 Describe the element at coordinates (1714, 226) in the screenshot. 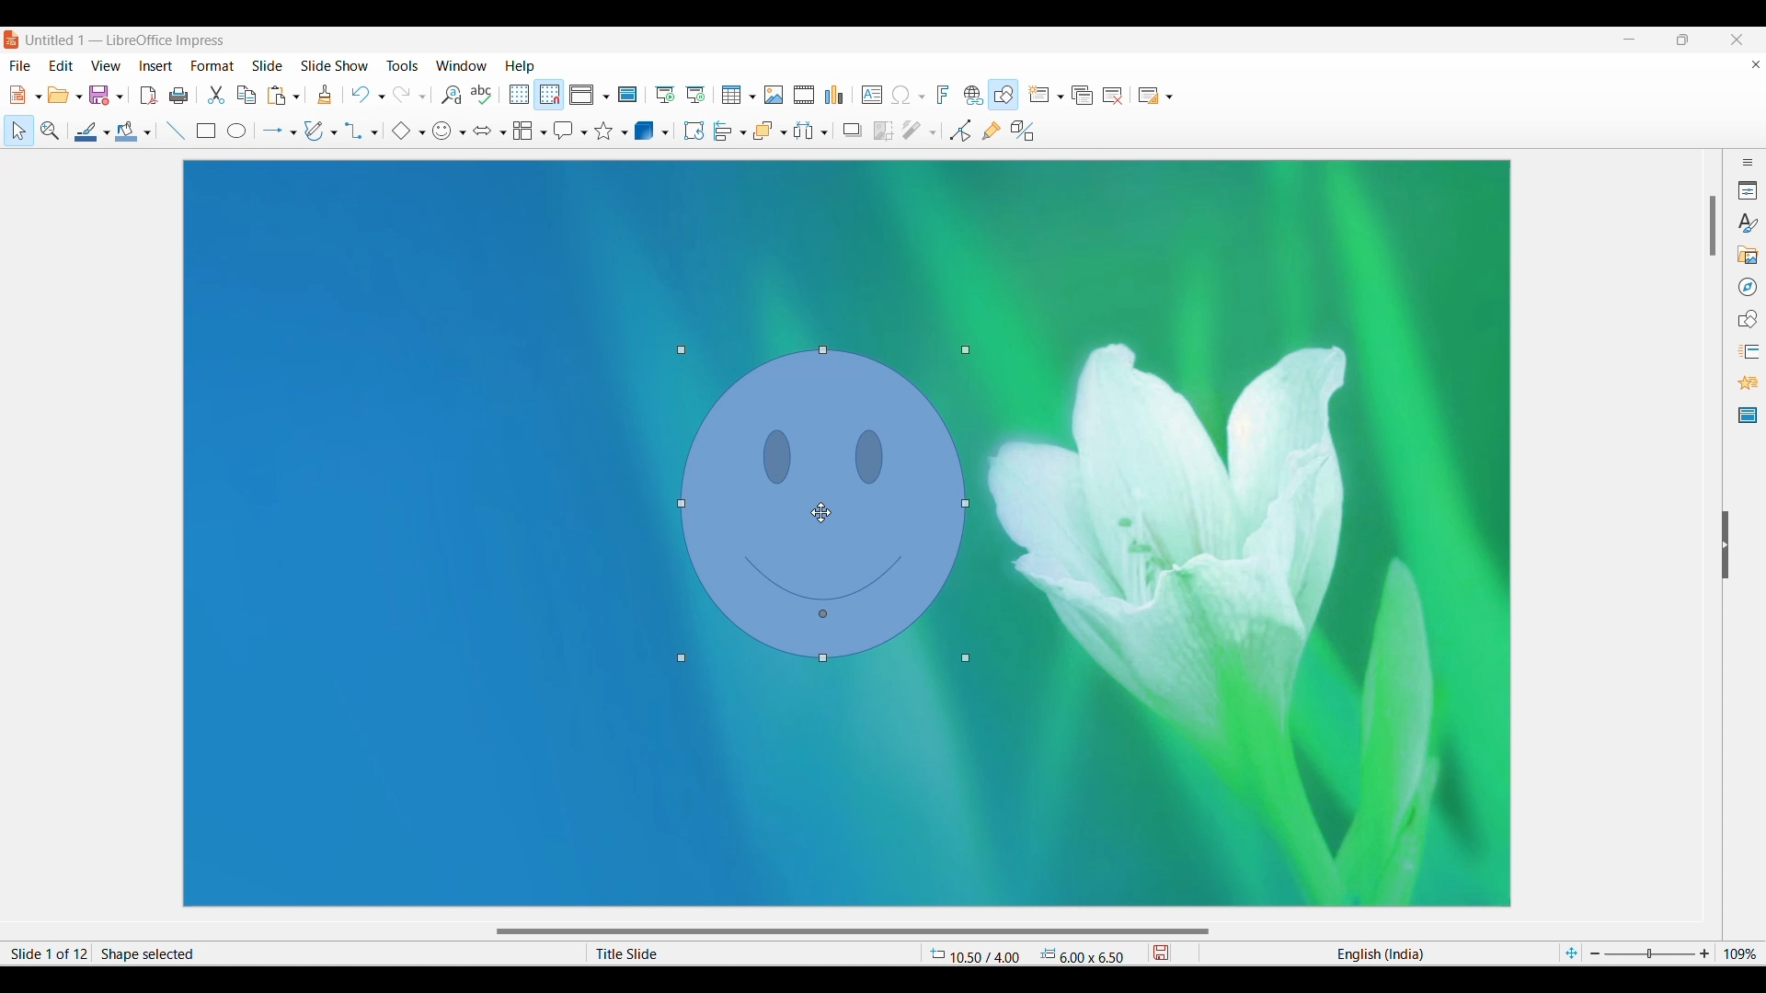

I see `Vertical slide bar` at that location.